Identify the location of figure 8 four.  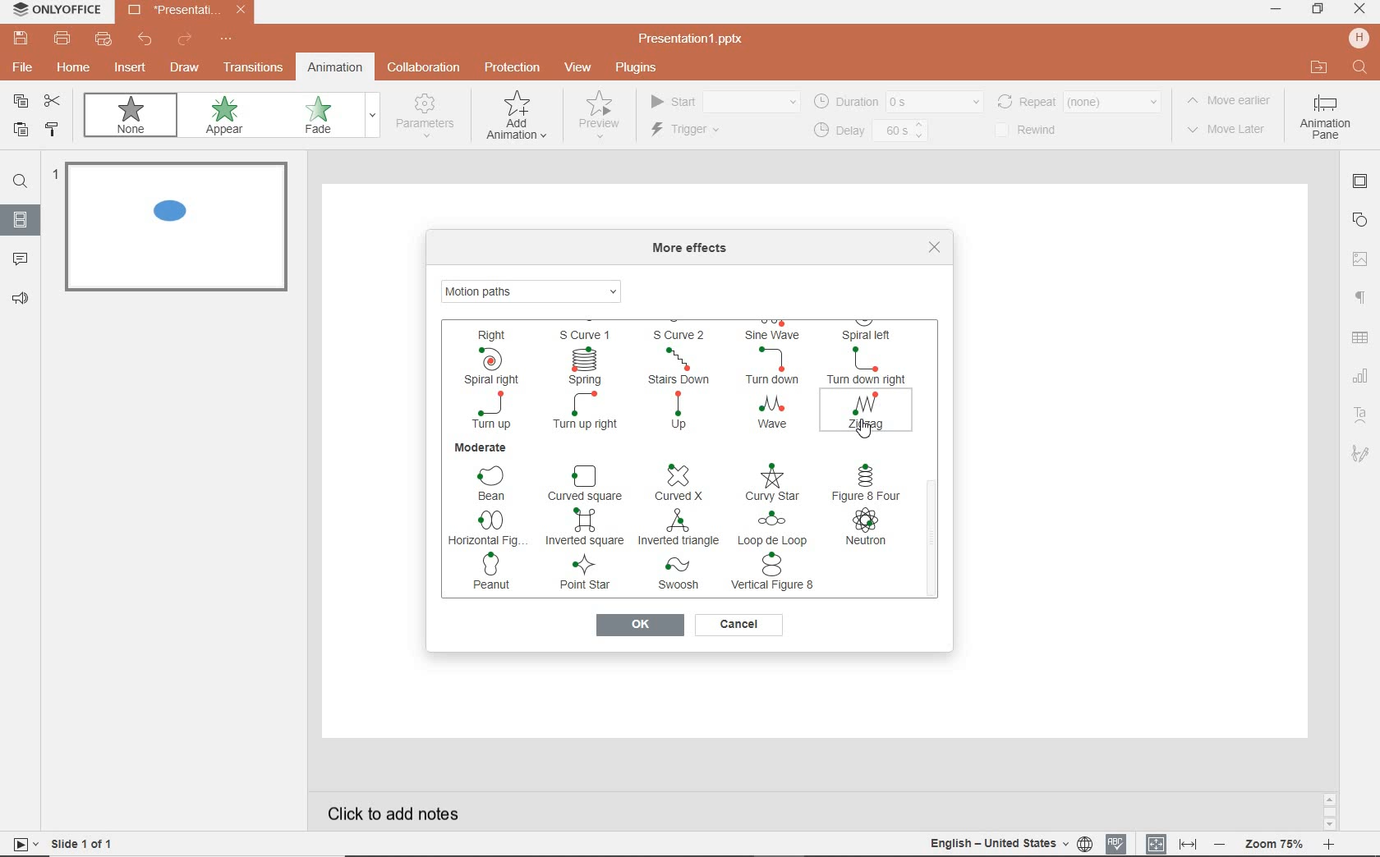
(866, 482).